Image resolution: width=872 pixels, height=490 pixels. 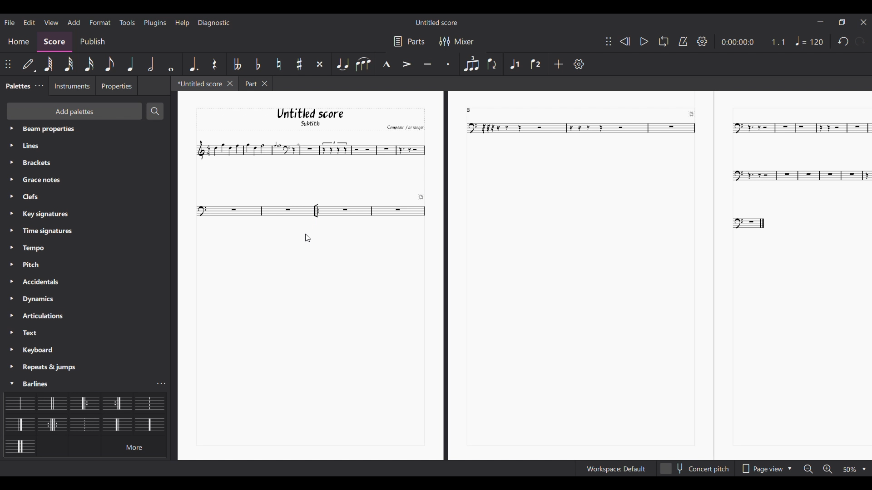 What do you see at coordinates (36, 350) in the screenshot?
I see `Palette settings` at bounding box center [36, 350].